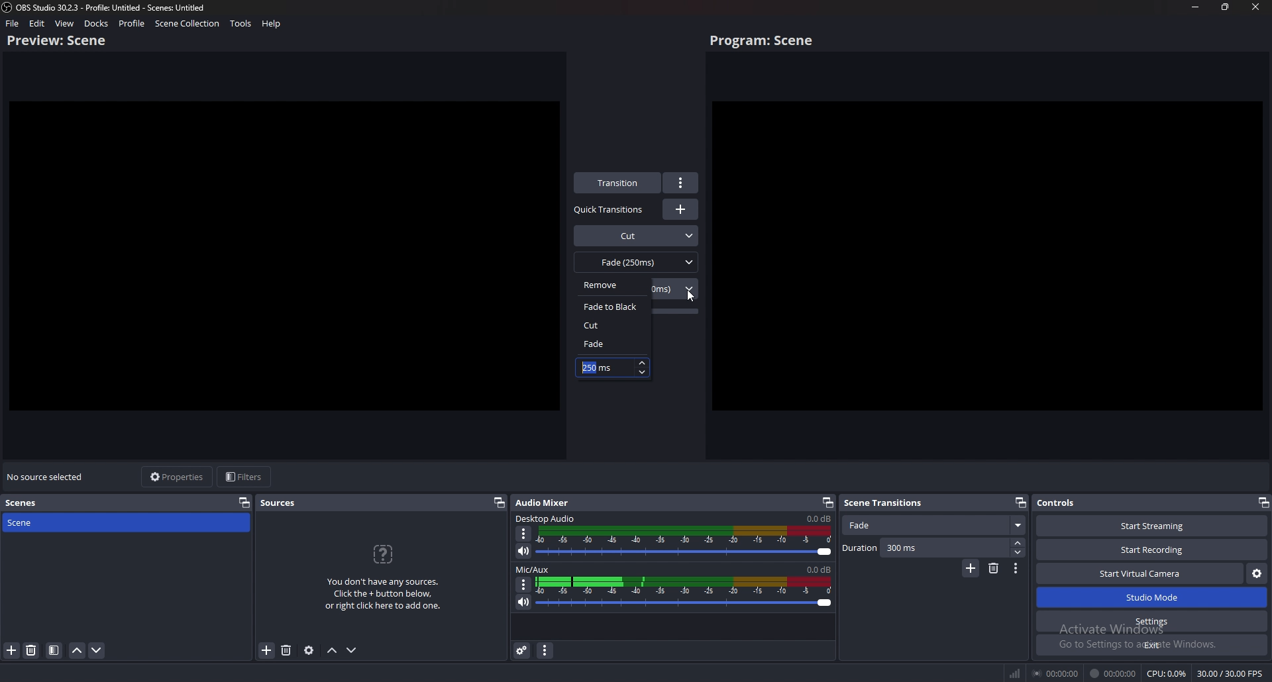 Image resolution: width=1272 pixels, height=682 pixels. I want to click on scene, so click(58, 522).